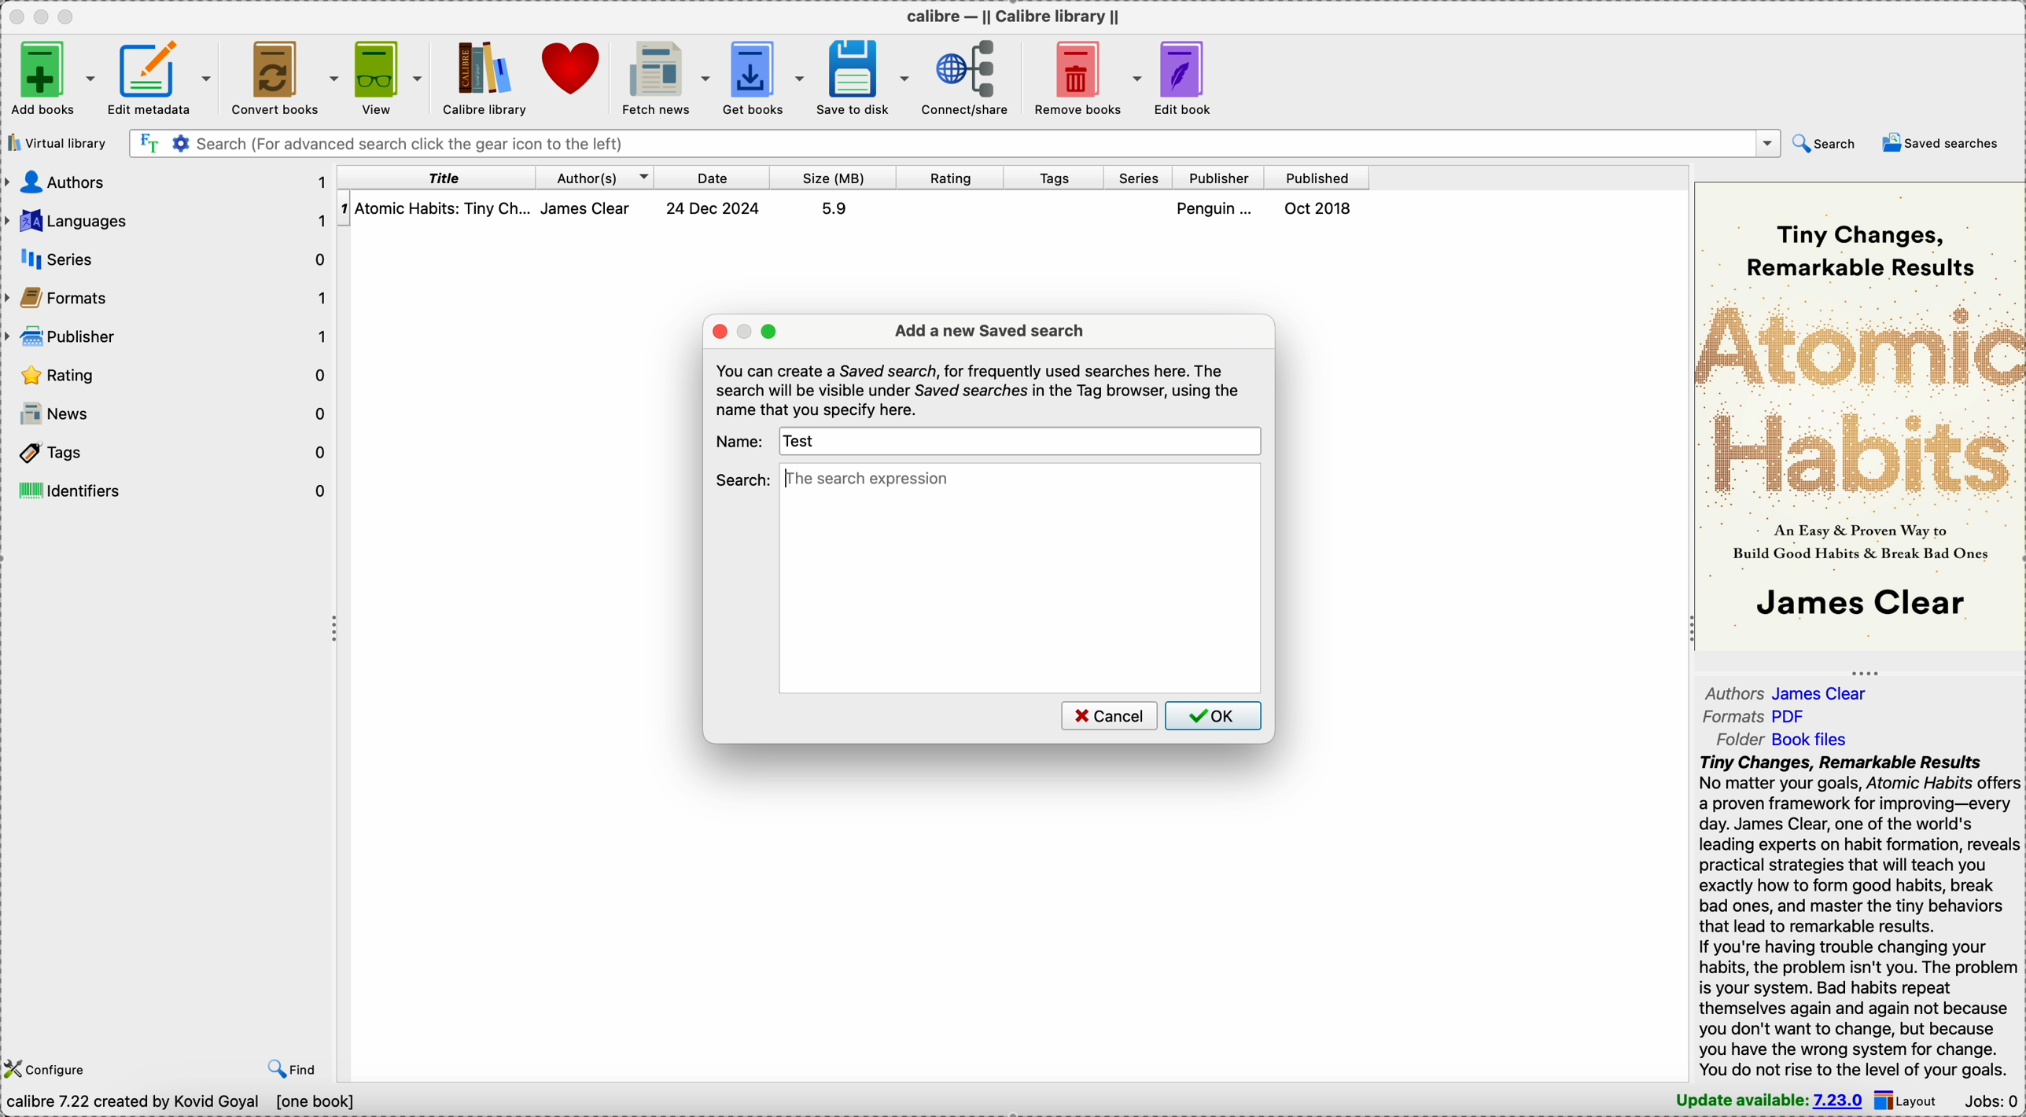 The height and width of the screenshot is (1117, 2026). I want to click on name:, so click(740, 440).